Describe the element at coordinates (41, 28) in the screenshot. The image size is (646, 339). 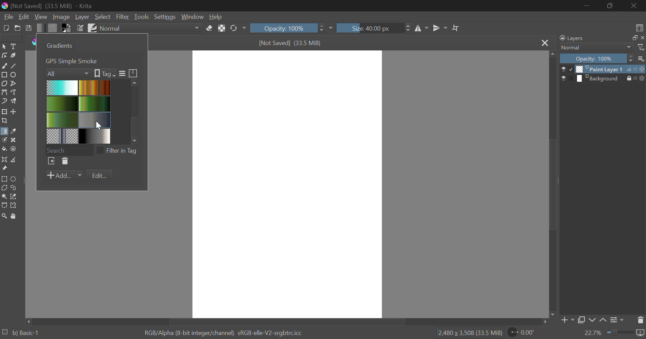
I see `Gradient` at that location.